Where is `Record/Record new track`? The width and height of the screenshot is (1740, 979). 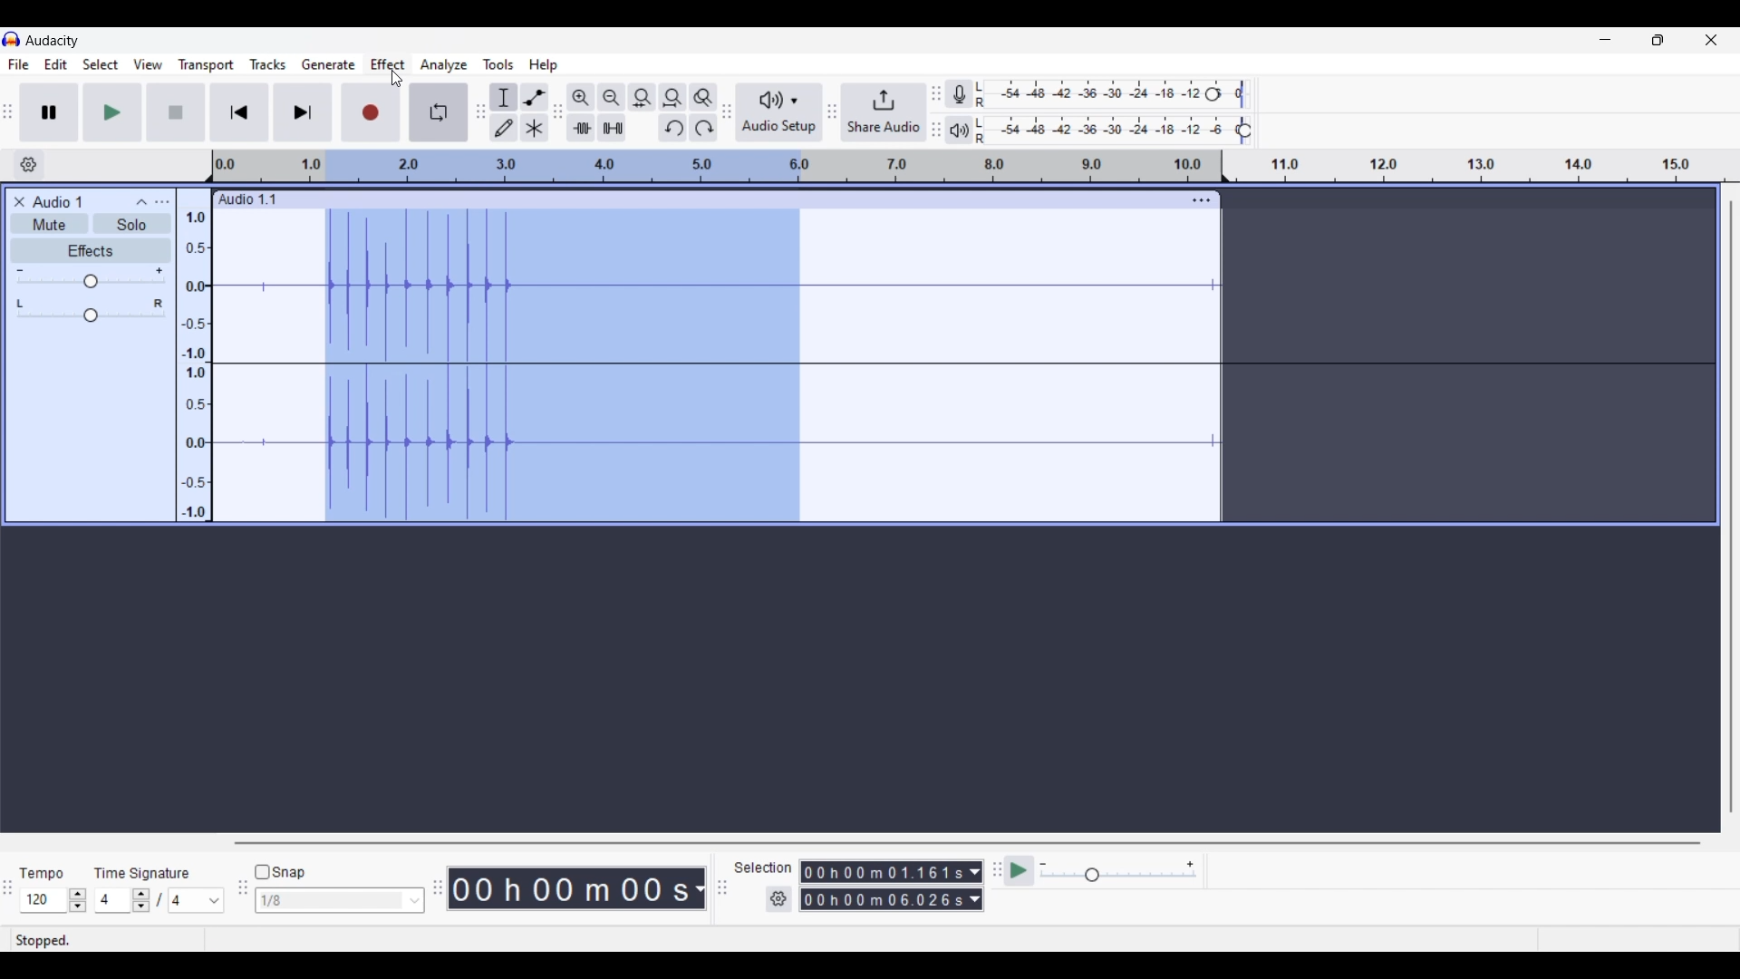
Record/Record new track is located at coordinates (372, 111).